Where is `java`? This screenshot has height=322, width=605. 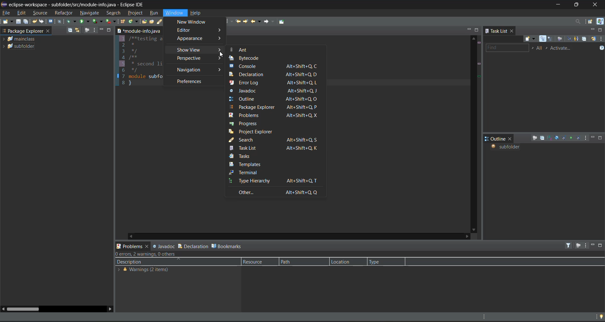 java is located at coordinates (601, 22).